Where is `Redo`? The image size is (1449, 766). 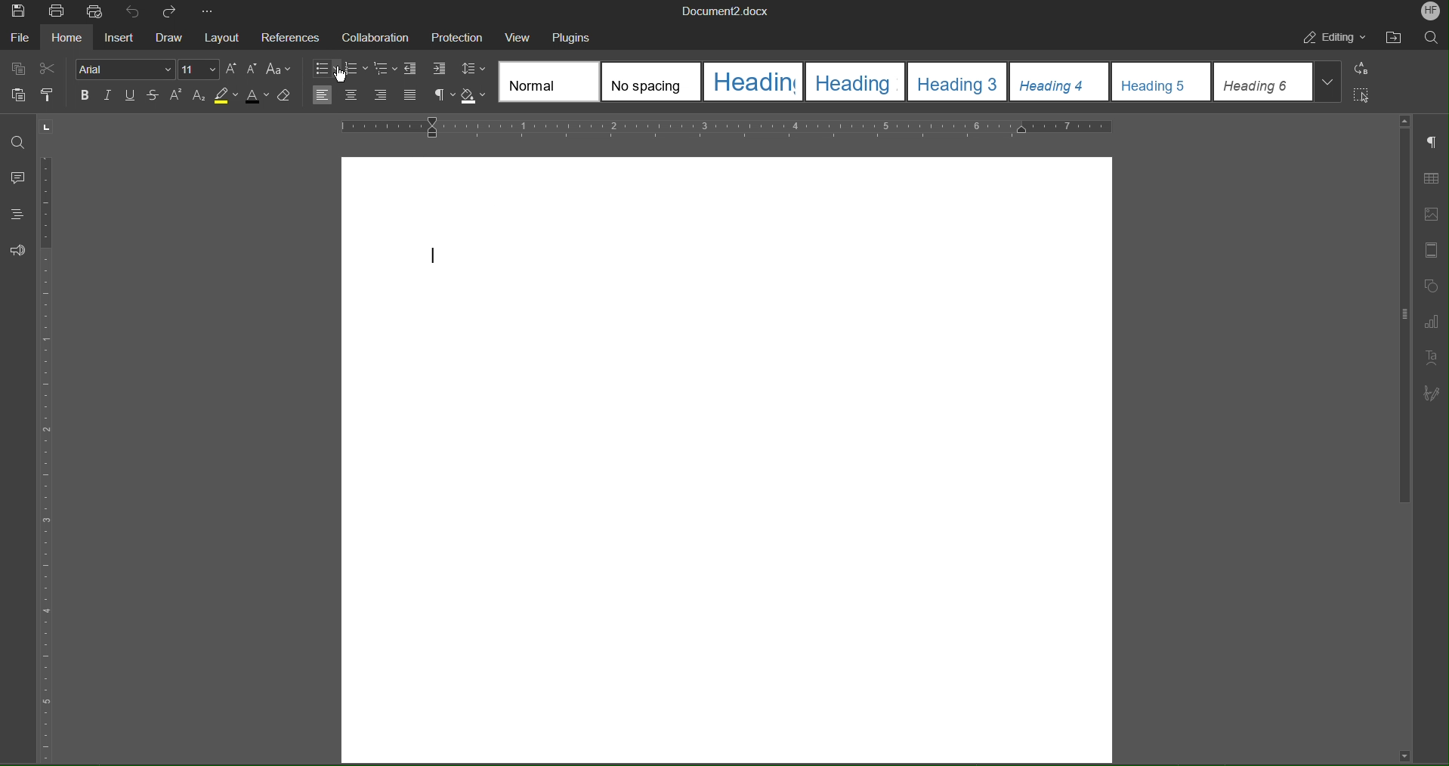
Redo is located at coordinates (172, 13).